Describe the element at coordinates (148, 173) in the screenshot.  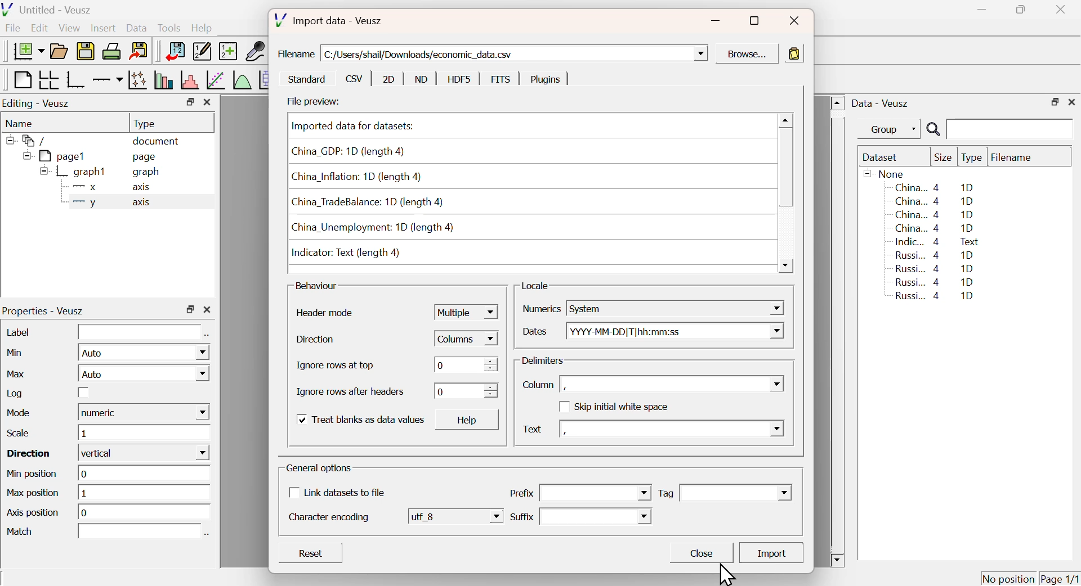
I see `graph` at that location.